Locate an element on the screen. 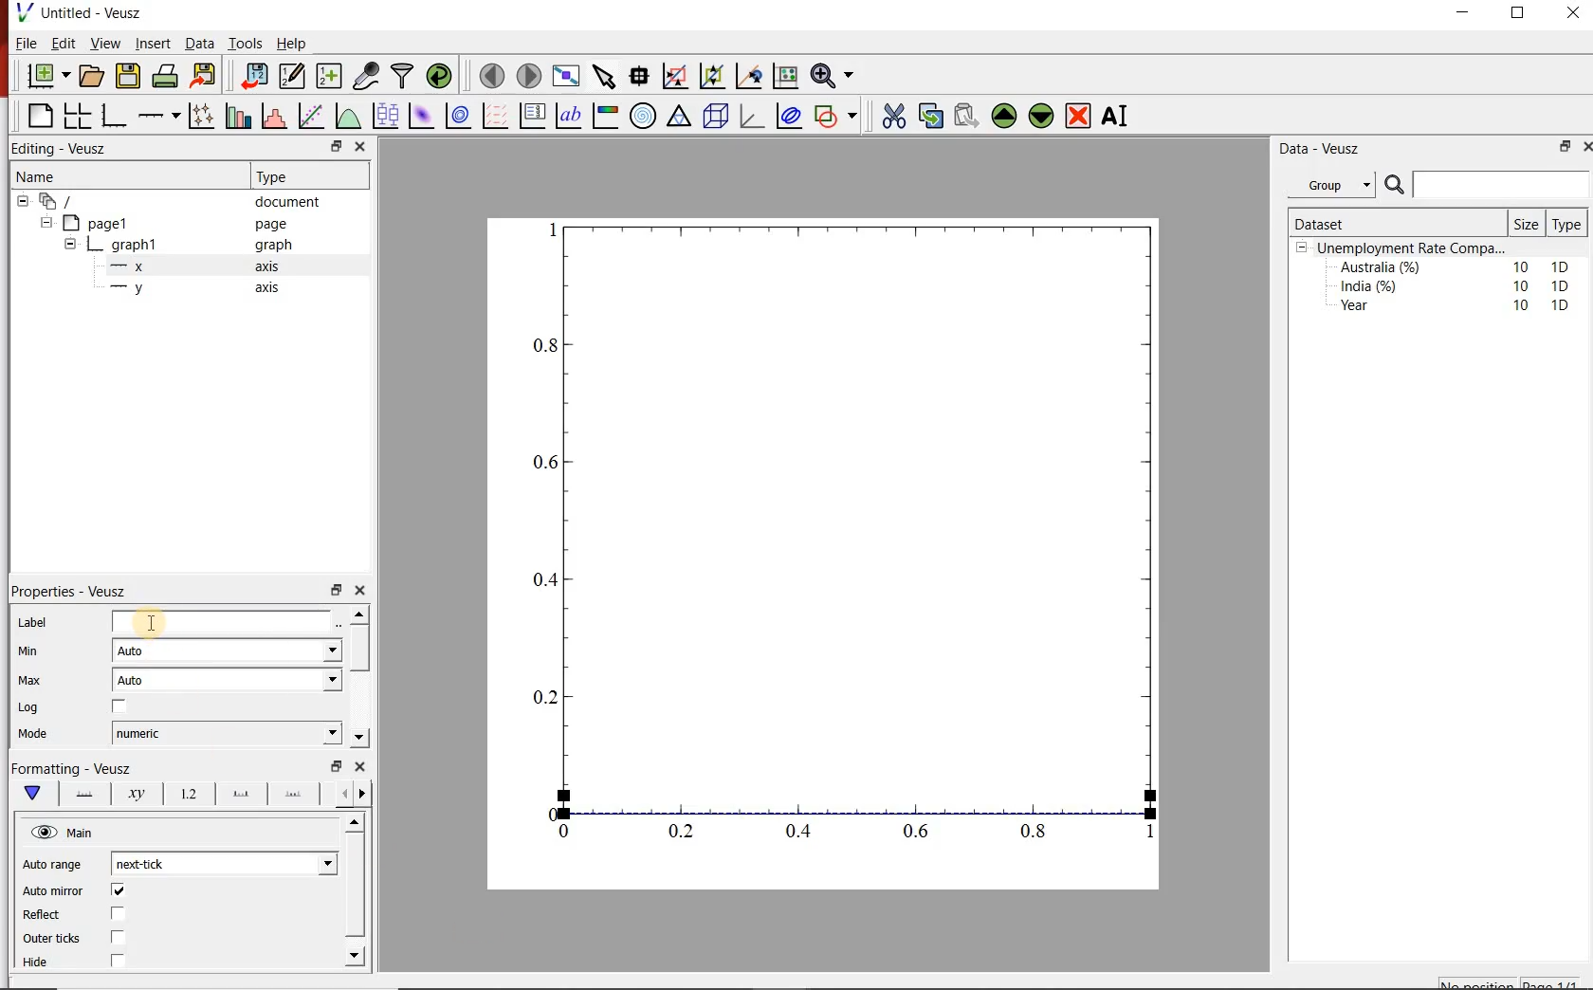 Image resolution: width=1593 pixels, height=990 pixels. scroll bar is located at coordinates (356, 885).